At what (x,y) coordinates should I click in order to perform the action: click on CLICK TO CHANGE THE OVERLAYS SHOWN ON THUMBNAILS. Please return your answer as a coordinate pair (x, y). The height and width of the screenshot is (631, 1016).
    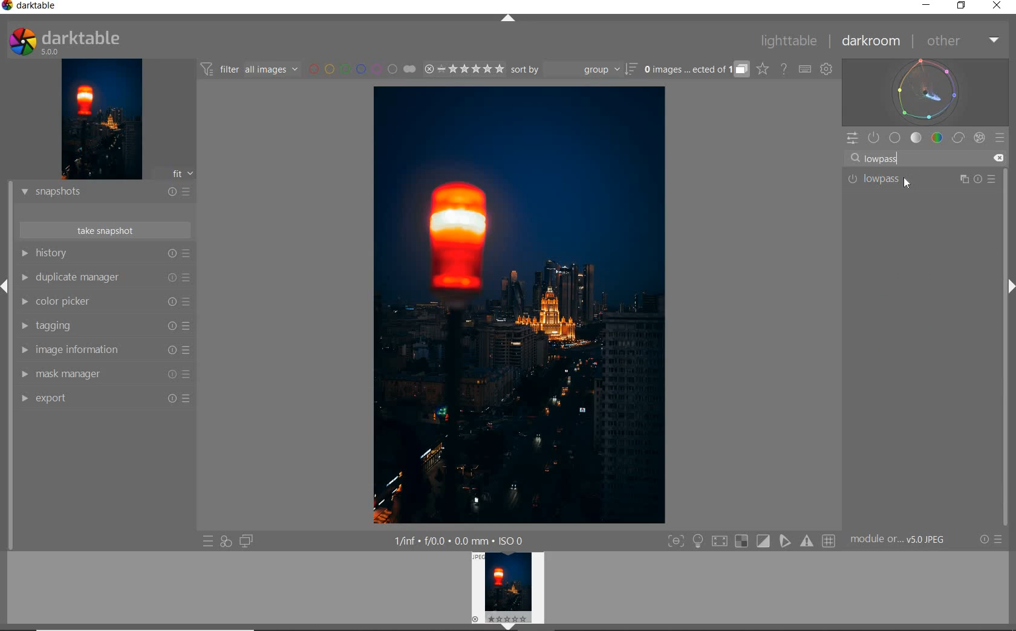
    Looking at the image, I should click on (762, 70).